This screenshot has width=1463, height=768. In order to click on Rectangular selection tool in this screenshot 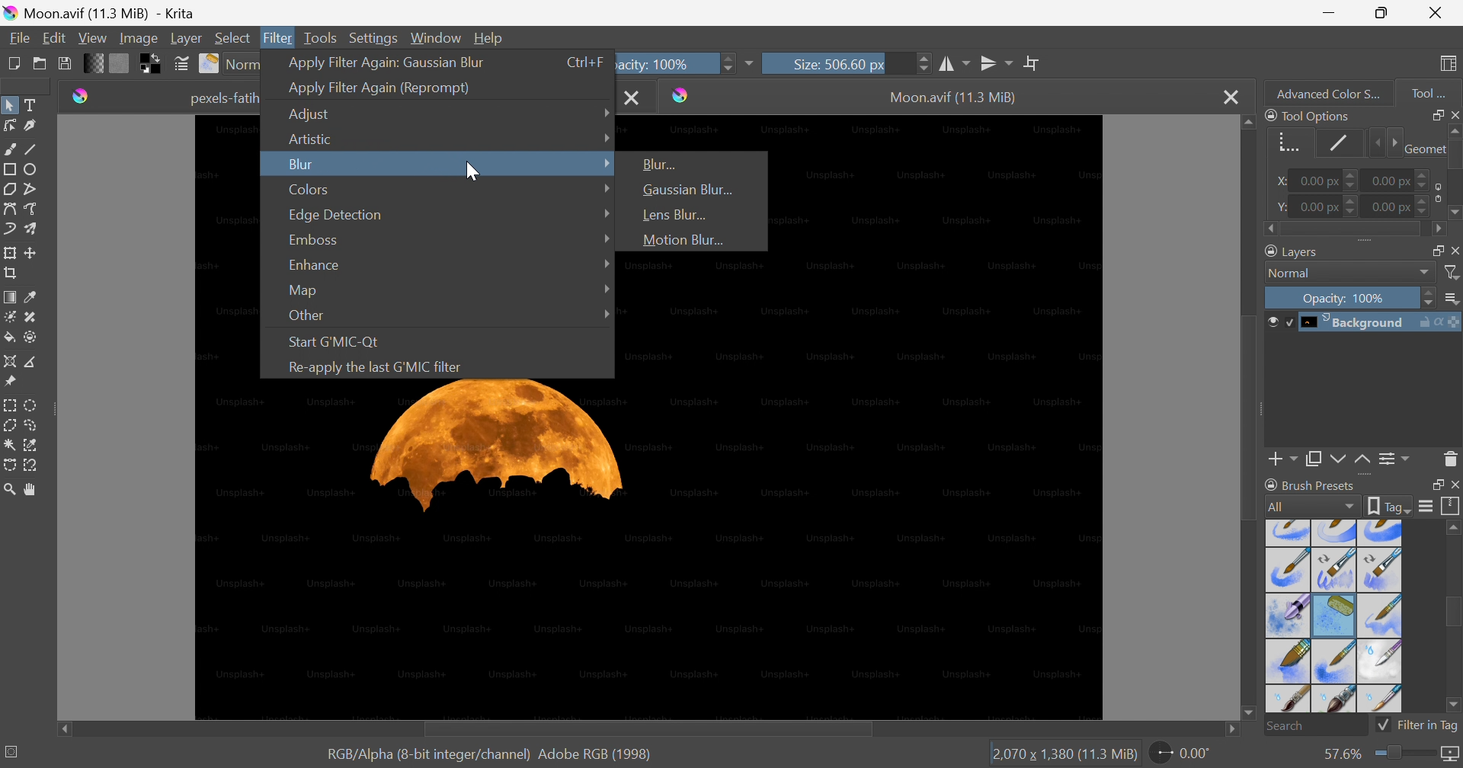, I will do `click(11, 405)`.